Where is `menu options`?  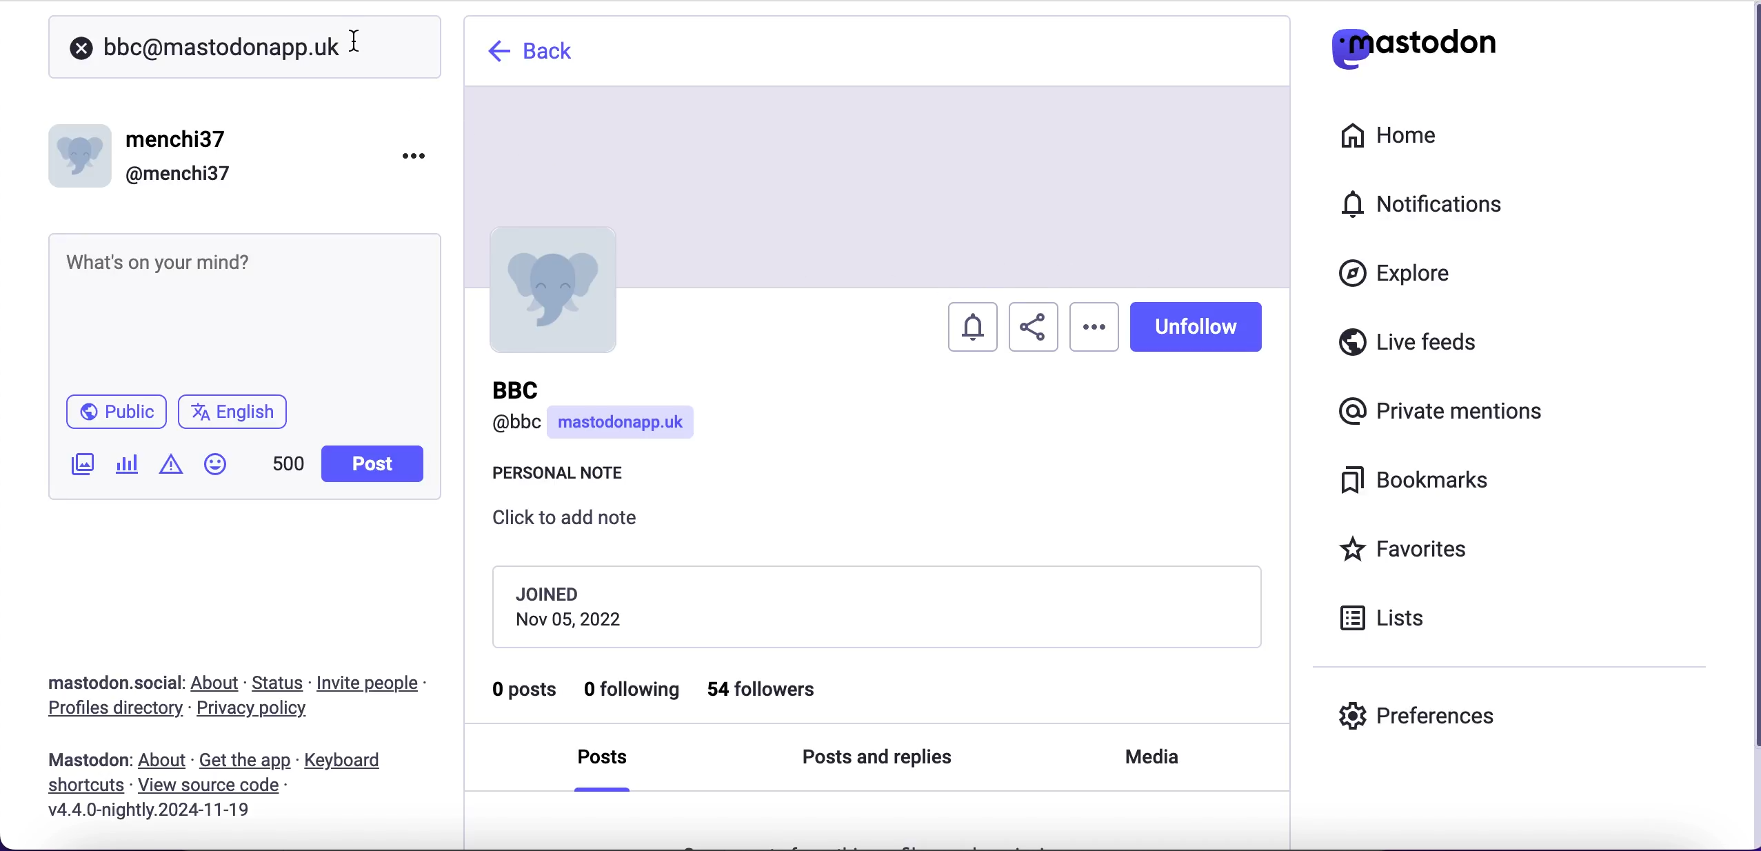 menu options is located at coordinates (419, 154).